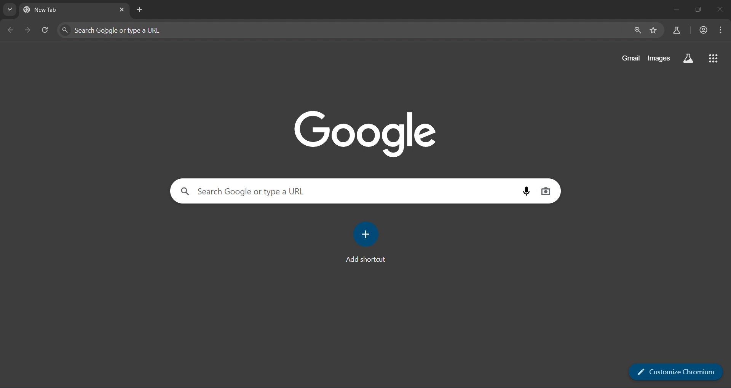 This screenshot has width=731, height=388. Describe the element at coordinates (123, 11) in the screenshot. I see `close tab` at that location.